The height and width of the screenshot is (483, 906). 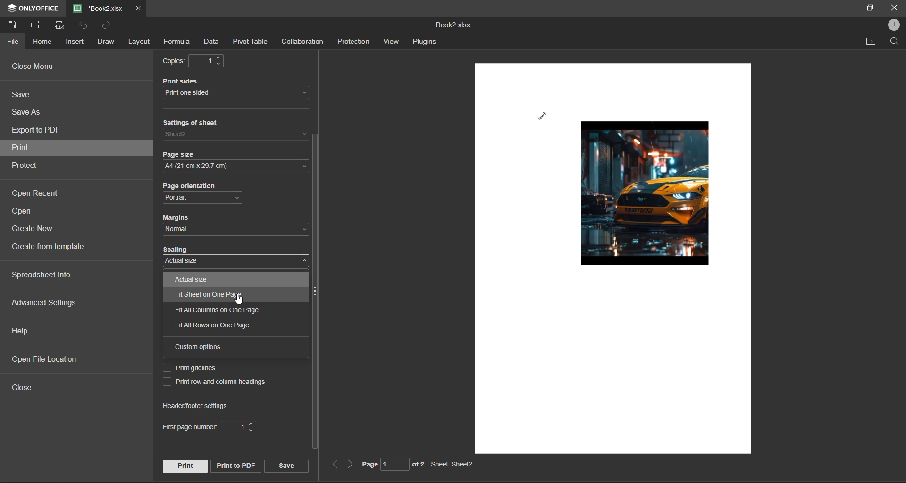 I want to click on spreadsheet info, so click(x=51, y=275).